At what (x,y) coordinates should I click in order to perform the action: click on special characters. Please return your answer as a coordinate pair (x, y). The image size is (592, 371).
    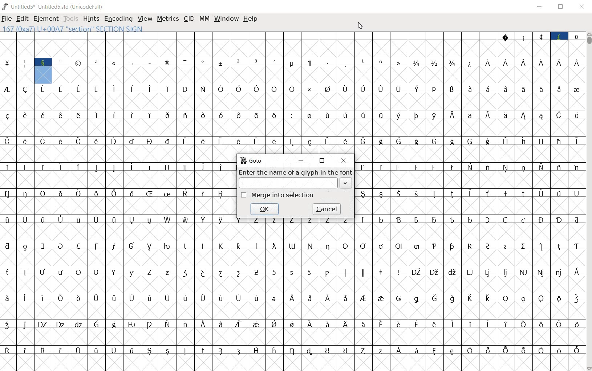
    Looking at the image, I should click on (470, 71).